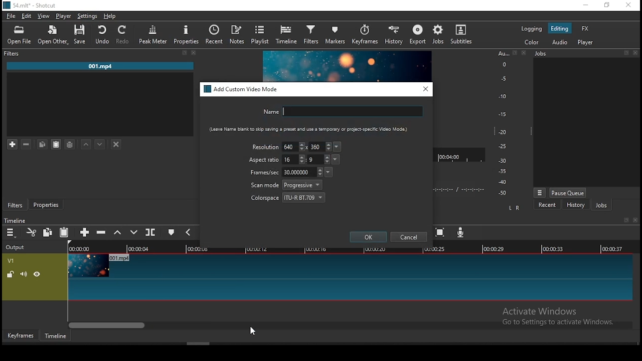 Image resolution: width=642 pixels, height=361 pixels. What do you see at coordinates (349, 277) in the screenshot?
I see `video track` at bounding box center [349, 277].